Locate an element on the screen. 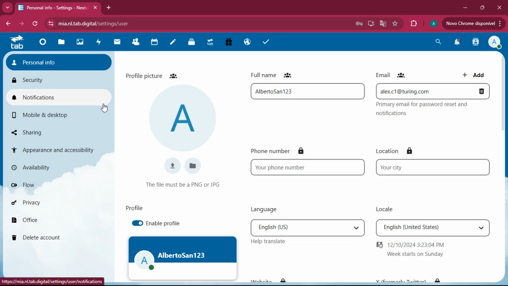 This screenshot has height=286, width=508. home is located at coordinates (44, 43).